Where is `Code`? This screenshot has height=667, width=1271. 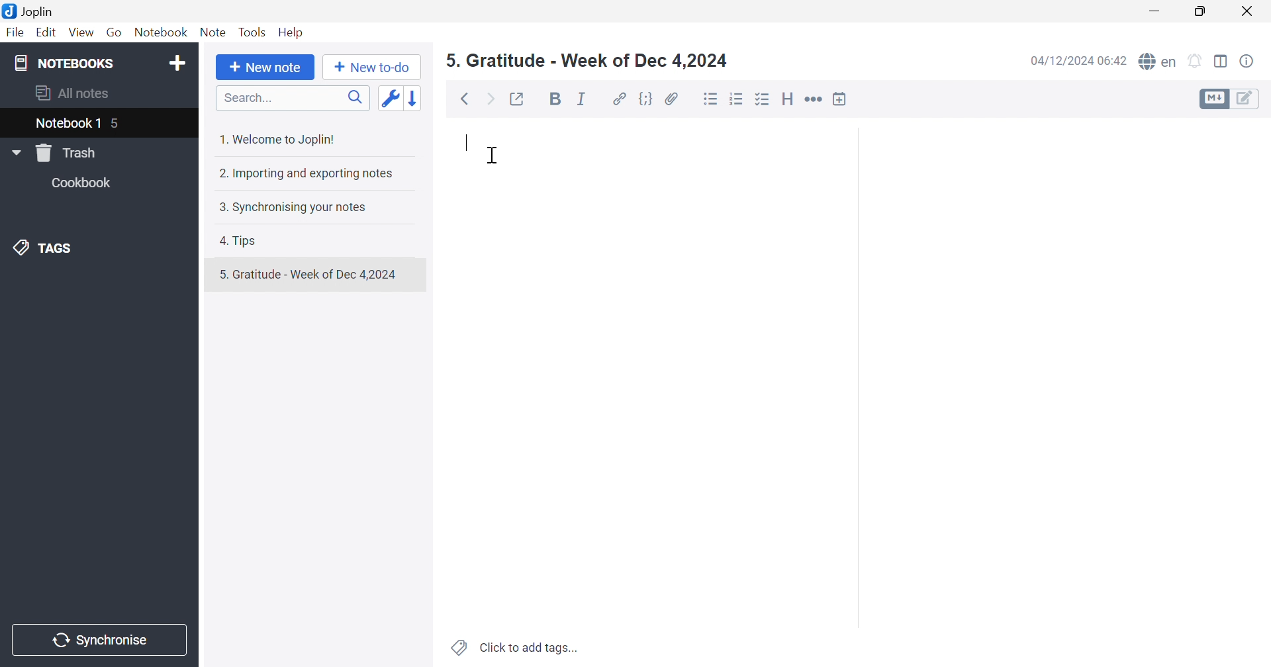 Code is located at coordinates (646, 98).